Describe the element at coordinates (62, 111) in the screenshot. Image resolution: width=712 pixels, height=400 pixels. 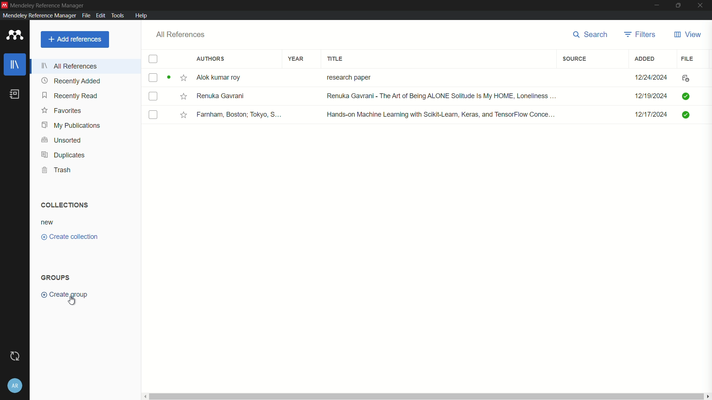
I see `favorites` at that location.